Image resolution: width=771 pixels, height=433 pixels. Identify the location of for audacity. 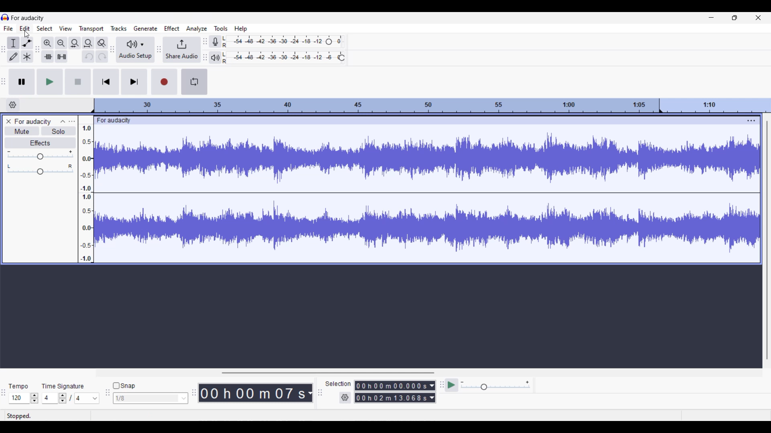
(120, 120).